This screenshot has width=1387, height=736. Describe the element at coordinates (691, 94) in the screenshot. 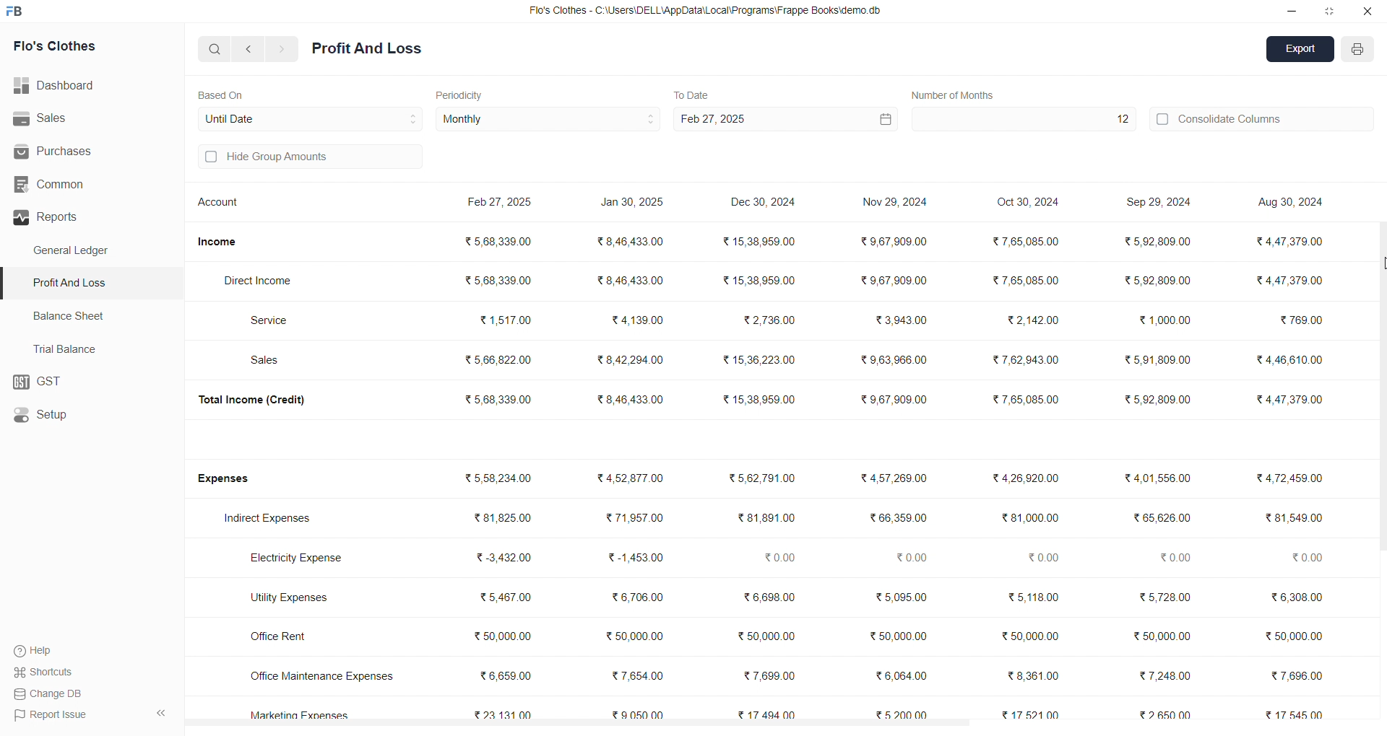

I see `To Date` at that location.